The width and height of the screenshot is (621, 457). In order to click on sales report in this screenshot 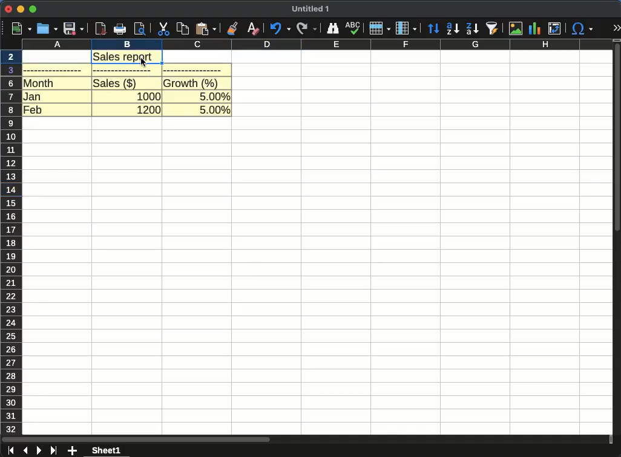, I will do `click(129, 57)`.